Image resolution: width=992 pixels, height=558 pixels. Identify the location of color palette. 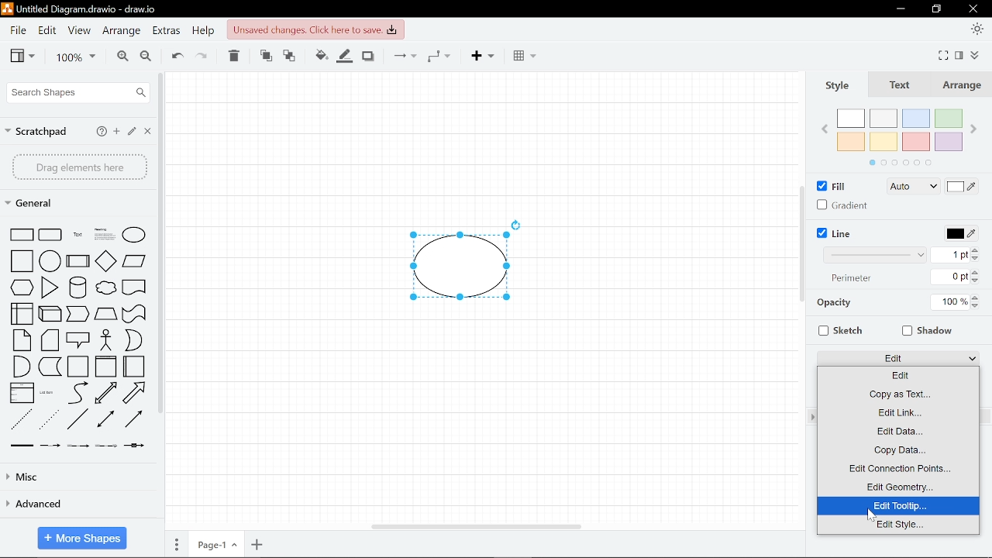
(901, 130).